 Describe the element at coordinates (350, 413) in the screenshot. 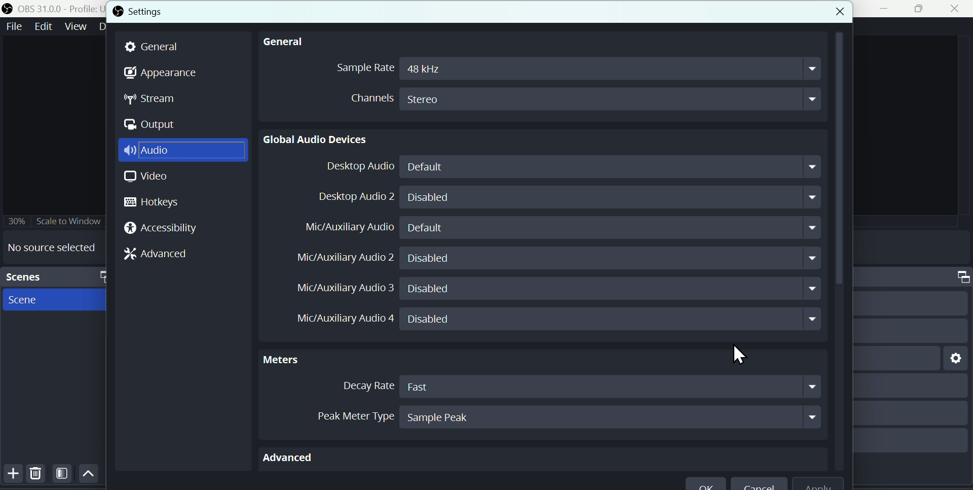

I see `Peak meter Type` at that location.